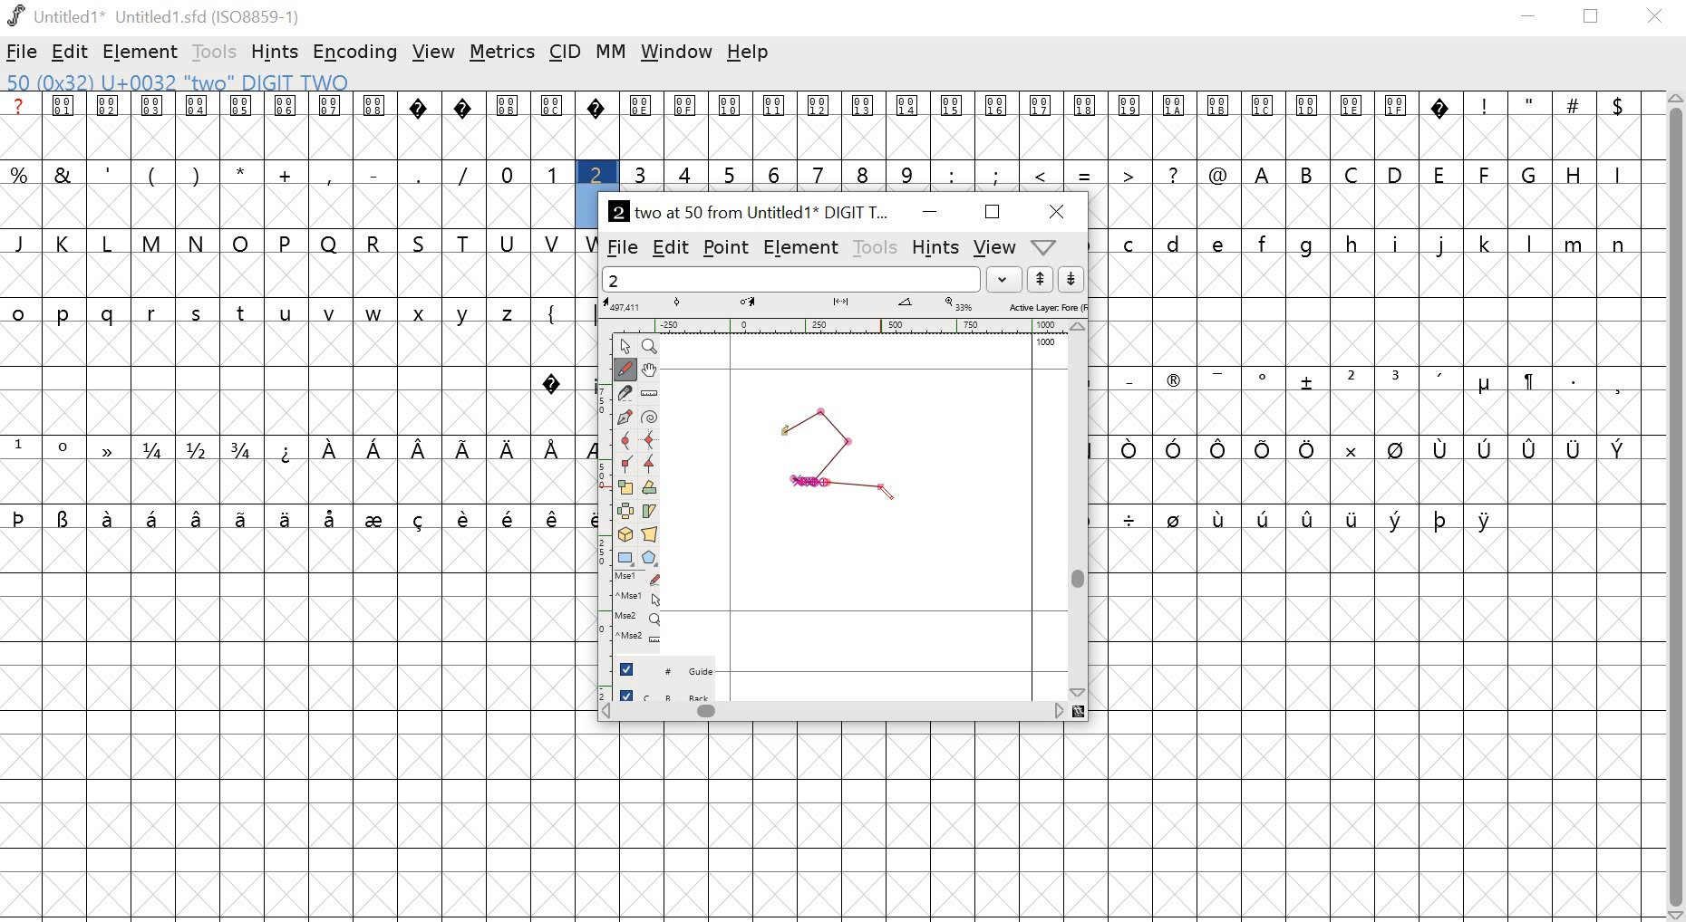 This screenshot has height=922, width=1686. Describe the element at coordinates (1004, 279) in the screenshot. I see `dropdown` at that location.